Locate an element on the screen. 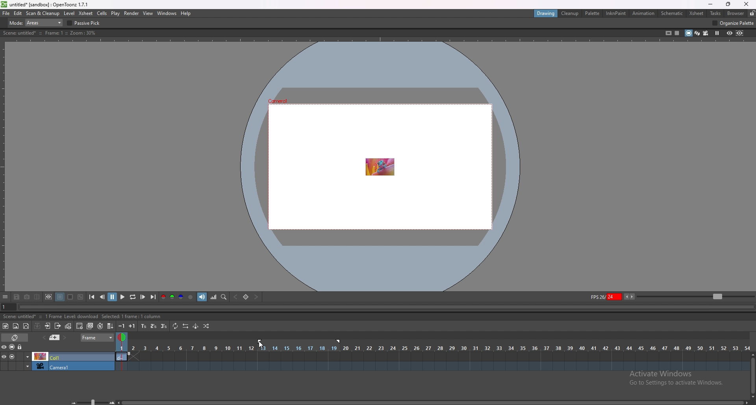  time is located at coordinates (433, 348).